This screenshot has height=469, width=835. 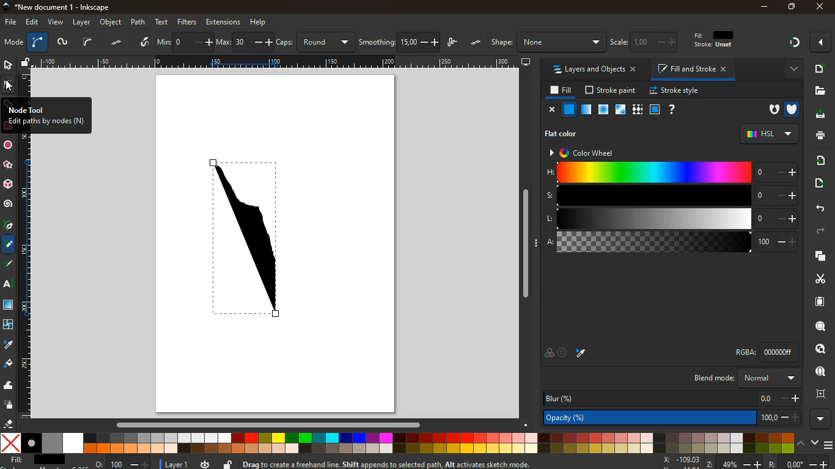 I want to click on down, so click(x=814, y=443).